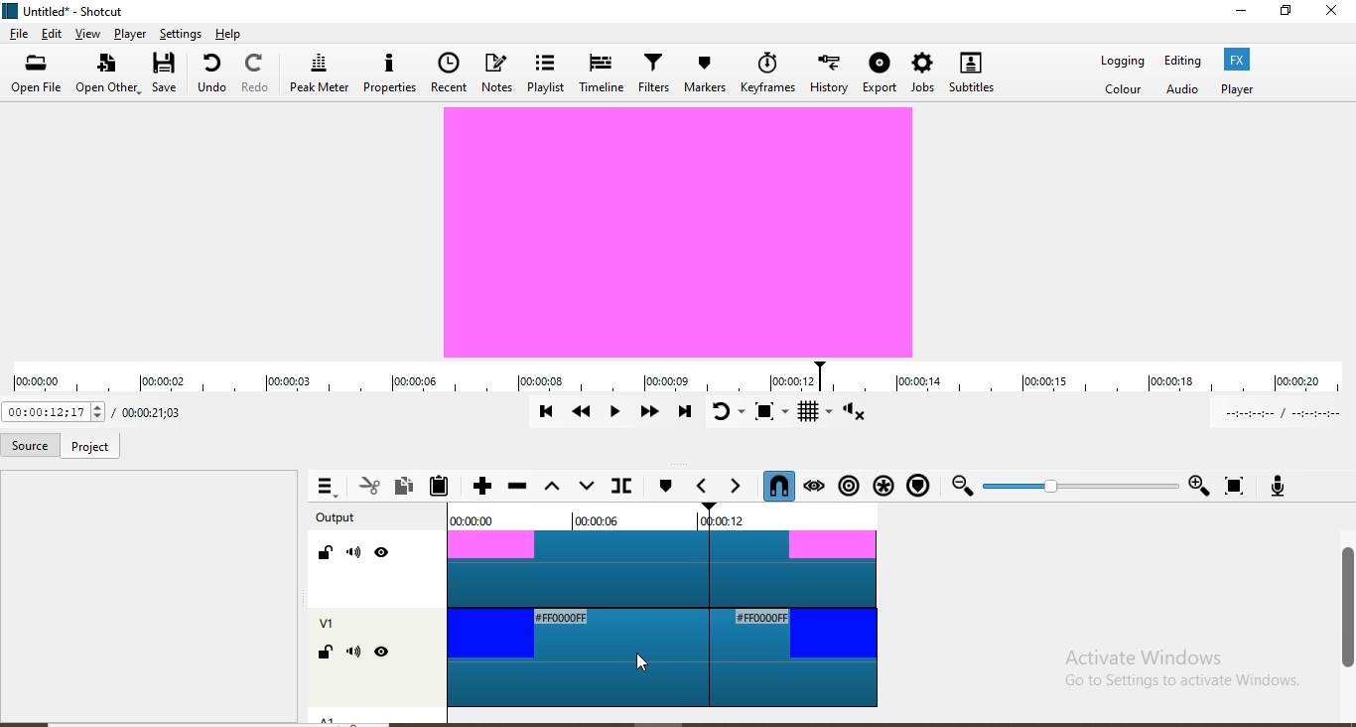 This screenshot has width=1356, height=727. What do you see at coordinates (328, 553) in the screenshot?
I see `Lock` at bounding box center [328, 553].